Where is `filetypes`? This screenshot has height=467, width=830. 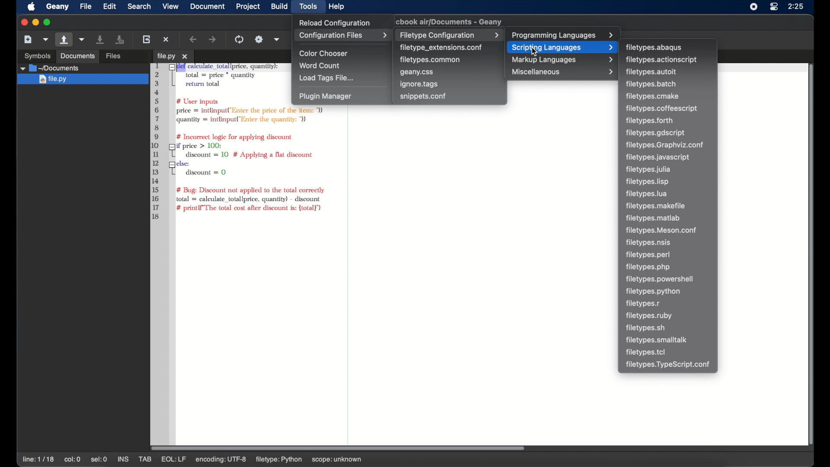 filetypes is located at coordinates (651, 84).